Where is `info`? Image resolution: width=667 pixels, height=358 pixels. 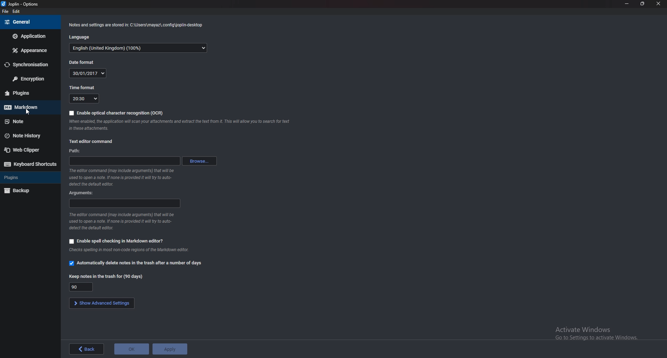 info is located at coordinates (130, 250).